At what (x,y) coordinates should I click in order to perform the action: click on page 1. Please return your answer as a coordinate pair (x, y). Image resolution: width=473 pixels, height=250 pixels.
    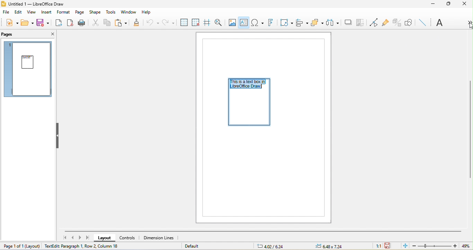
    Looking at the image, I should click on (29, 70).